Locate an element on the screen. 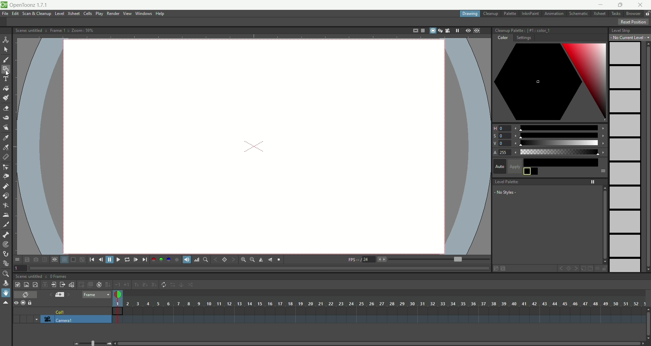  value is located at coordinates (550, 143).